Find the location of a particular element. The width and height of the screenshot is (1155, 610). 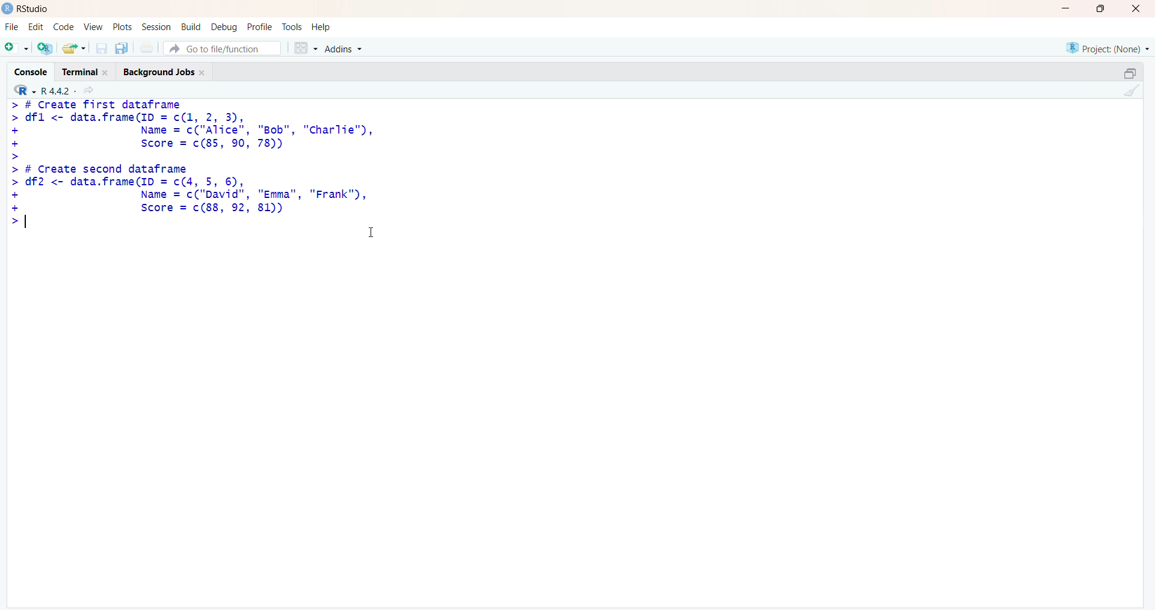

Debug is located at coordinates (225, 27).